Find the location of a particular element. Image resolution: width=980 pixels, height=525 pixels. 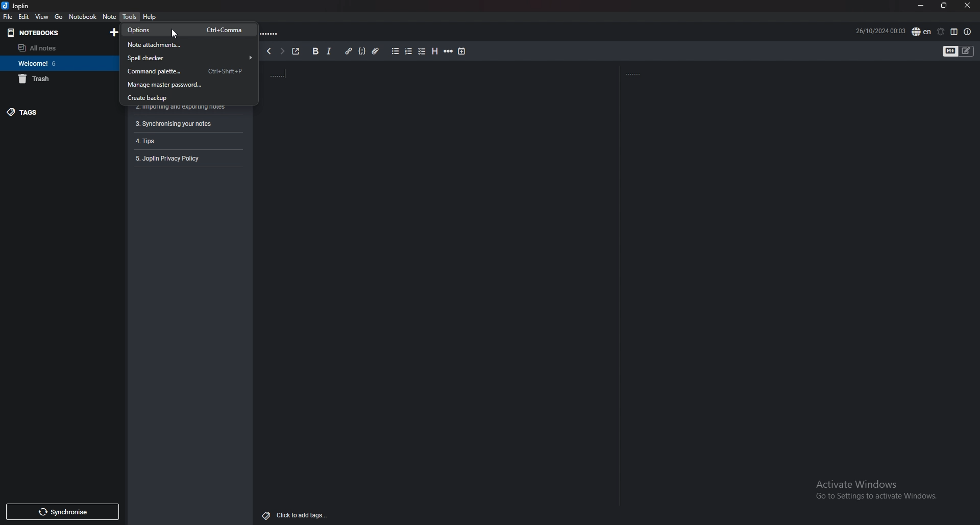

notebooks is located at coordinates (33, 32).